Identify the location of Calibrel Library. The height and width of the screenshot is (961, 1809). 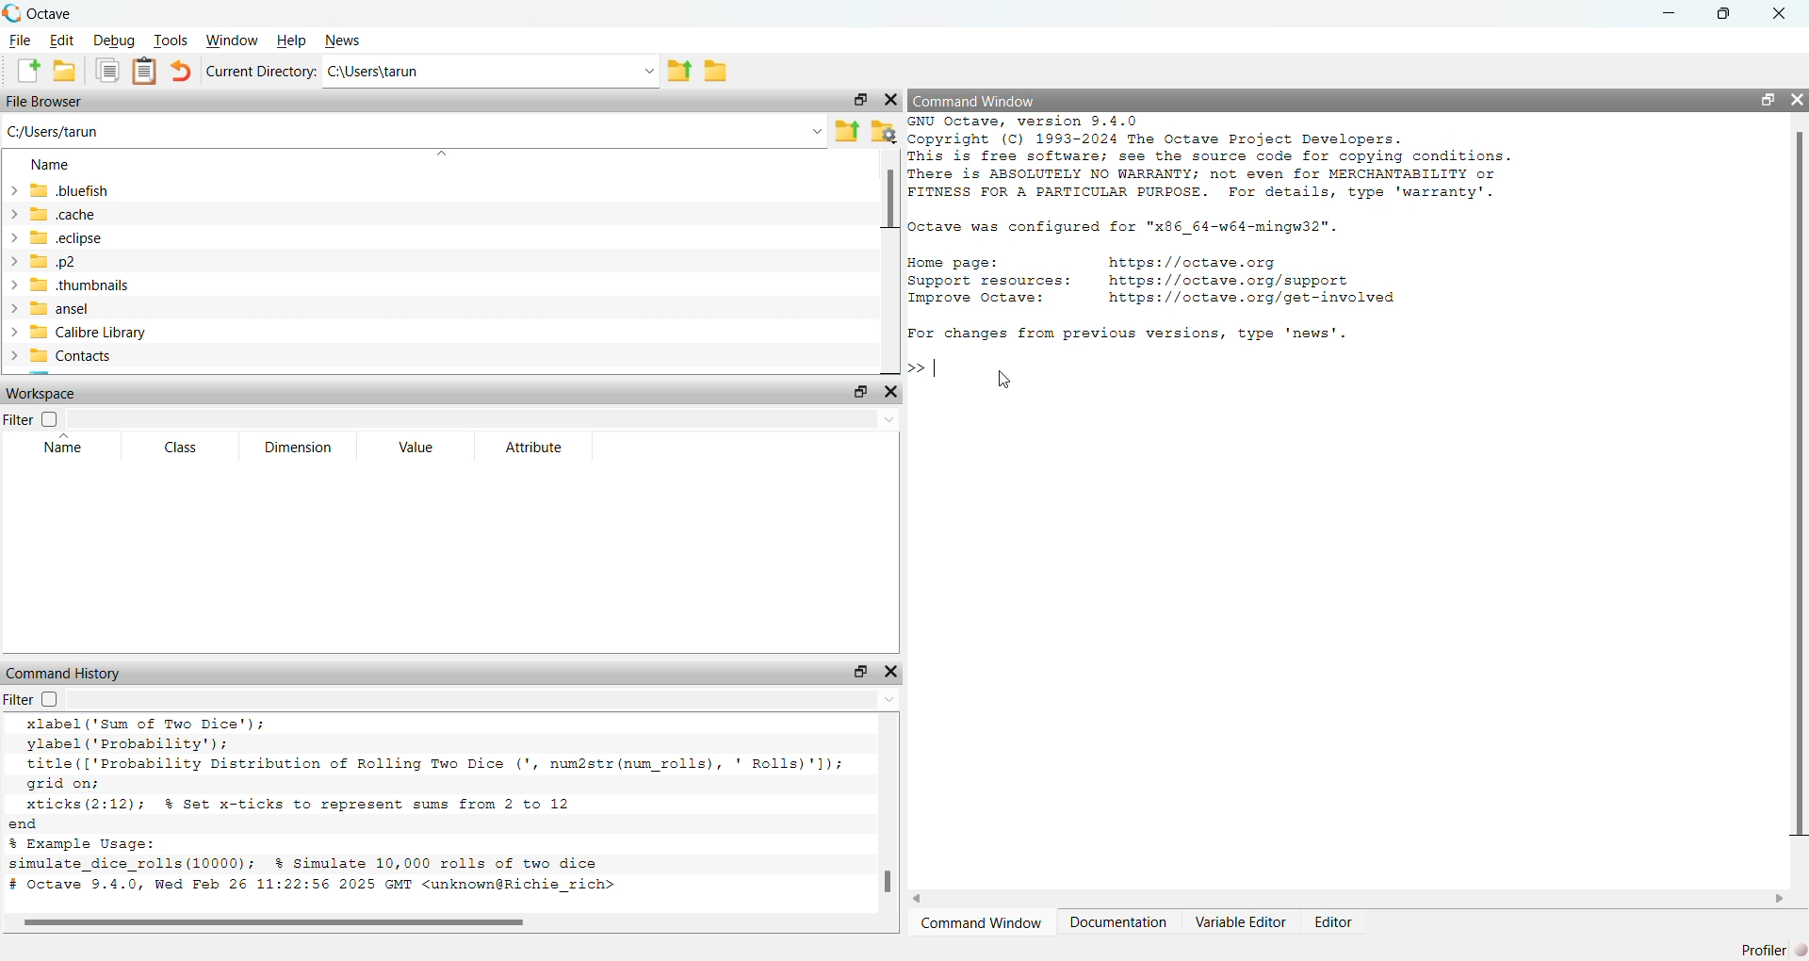
(77, 334).